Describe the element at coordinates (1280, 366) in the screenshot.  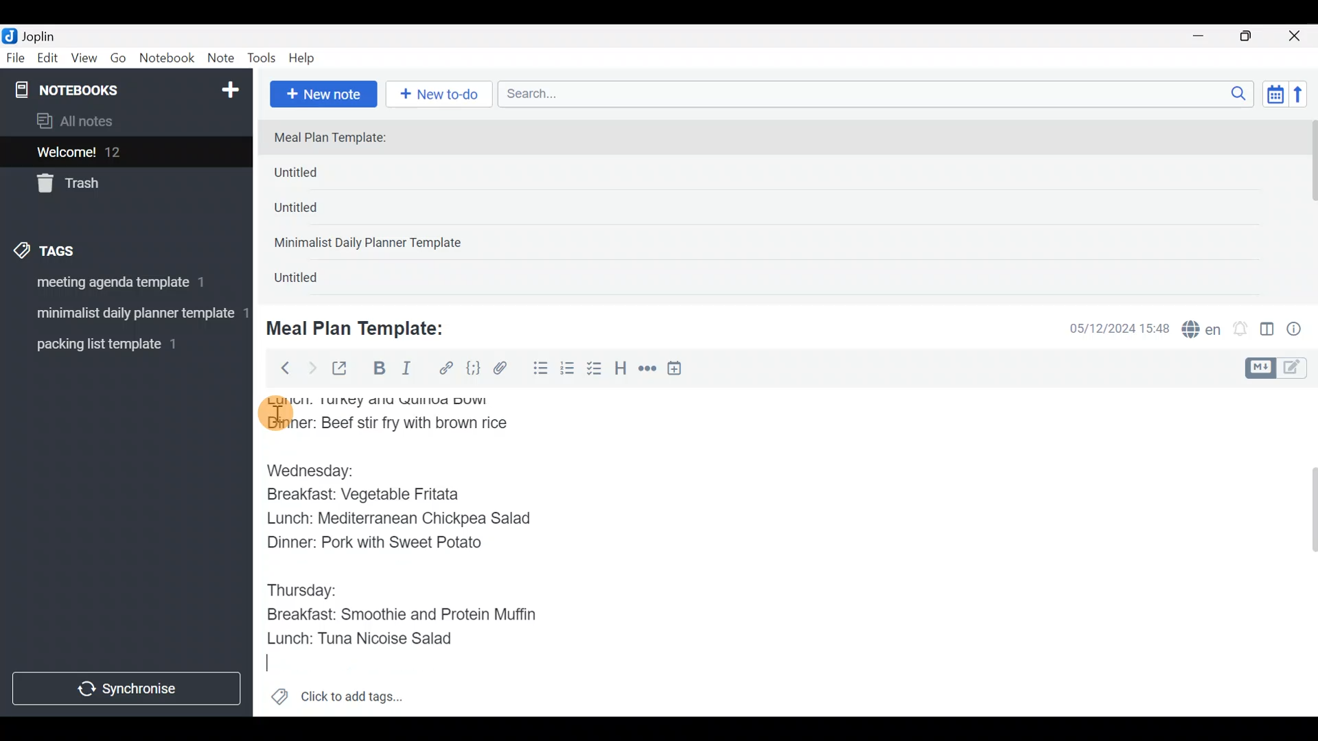
I see `Toggle editors` at that location.